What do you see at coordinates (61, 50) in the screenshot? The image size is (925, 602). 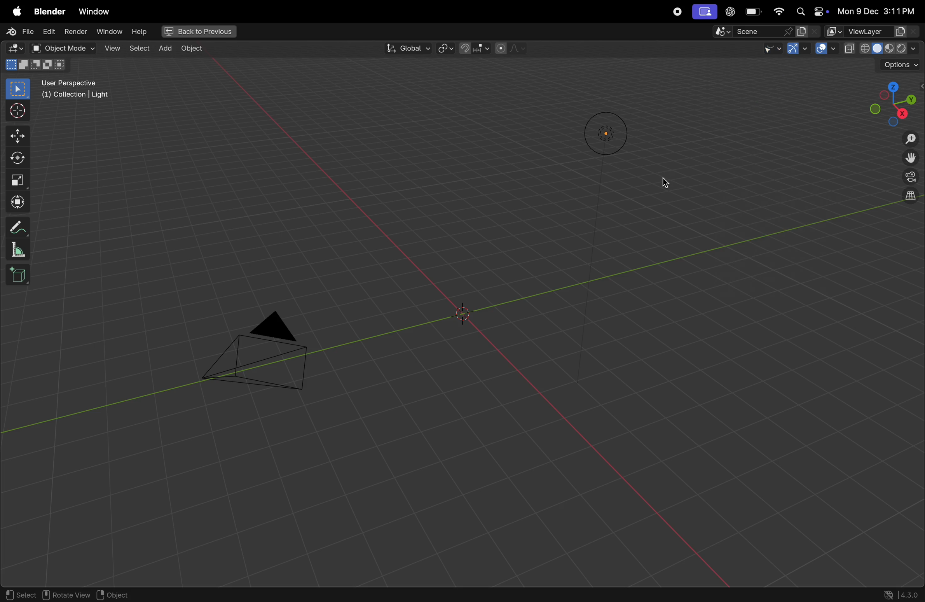 I see `` at bounding box center [61, 50].